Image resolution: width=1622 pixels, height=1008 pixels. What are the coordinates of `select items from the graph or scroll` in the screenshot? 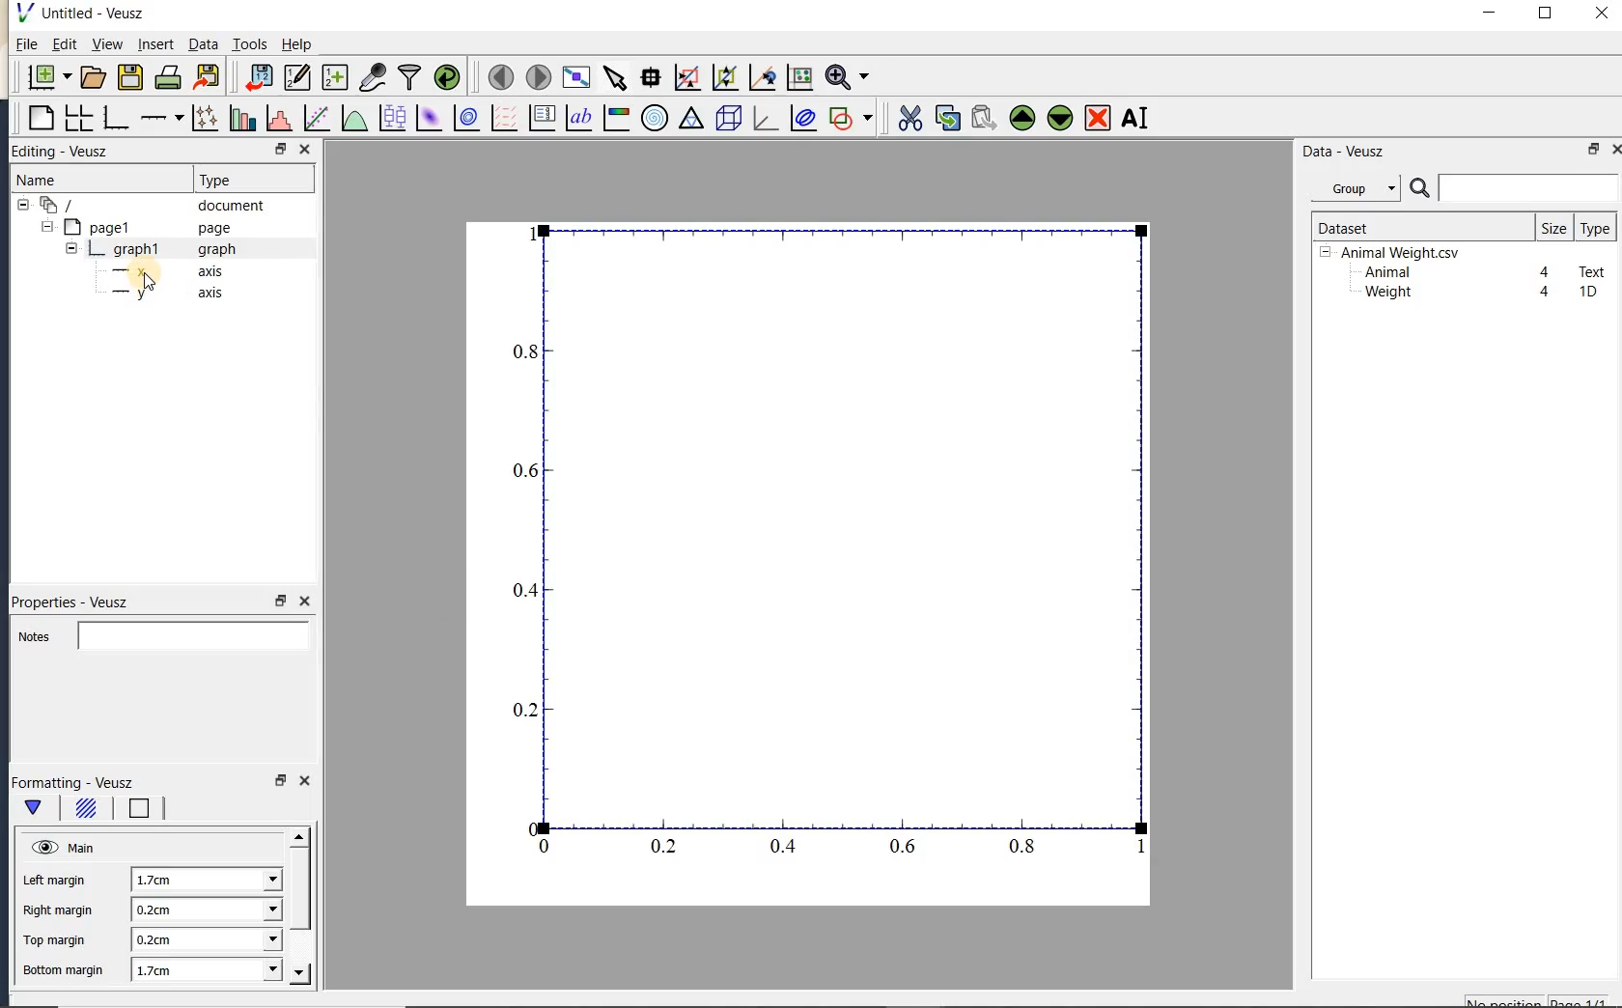 It's located at (616, 78).